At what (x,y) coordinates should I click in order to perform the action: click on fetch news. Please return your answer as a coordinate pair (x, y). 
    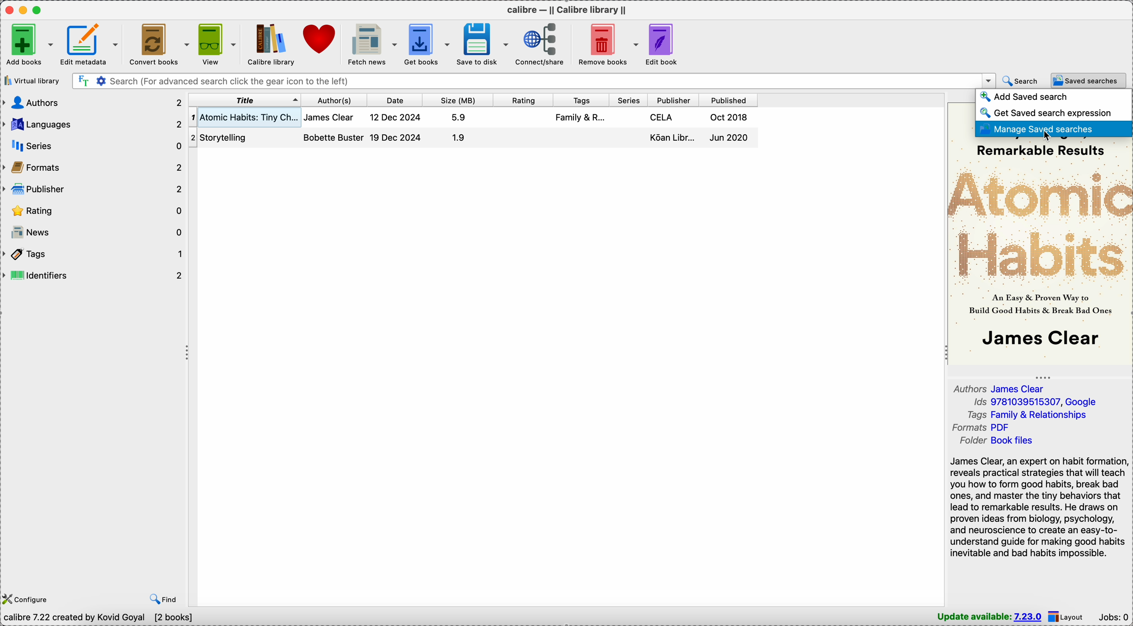
    Looking at the image, I should click on (369, 44).